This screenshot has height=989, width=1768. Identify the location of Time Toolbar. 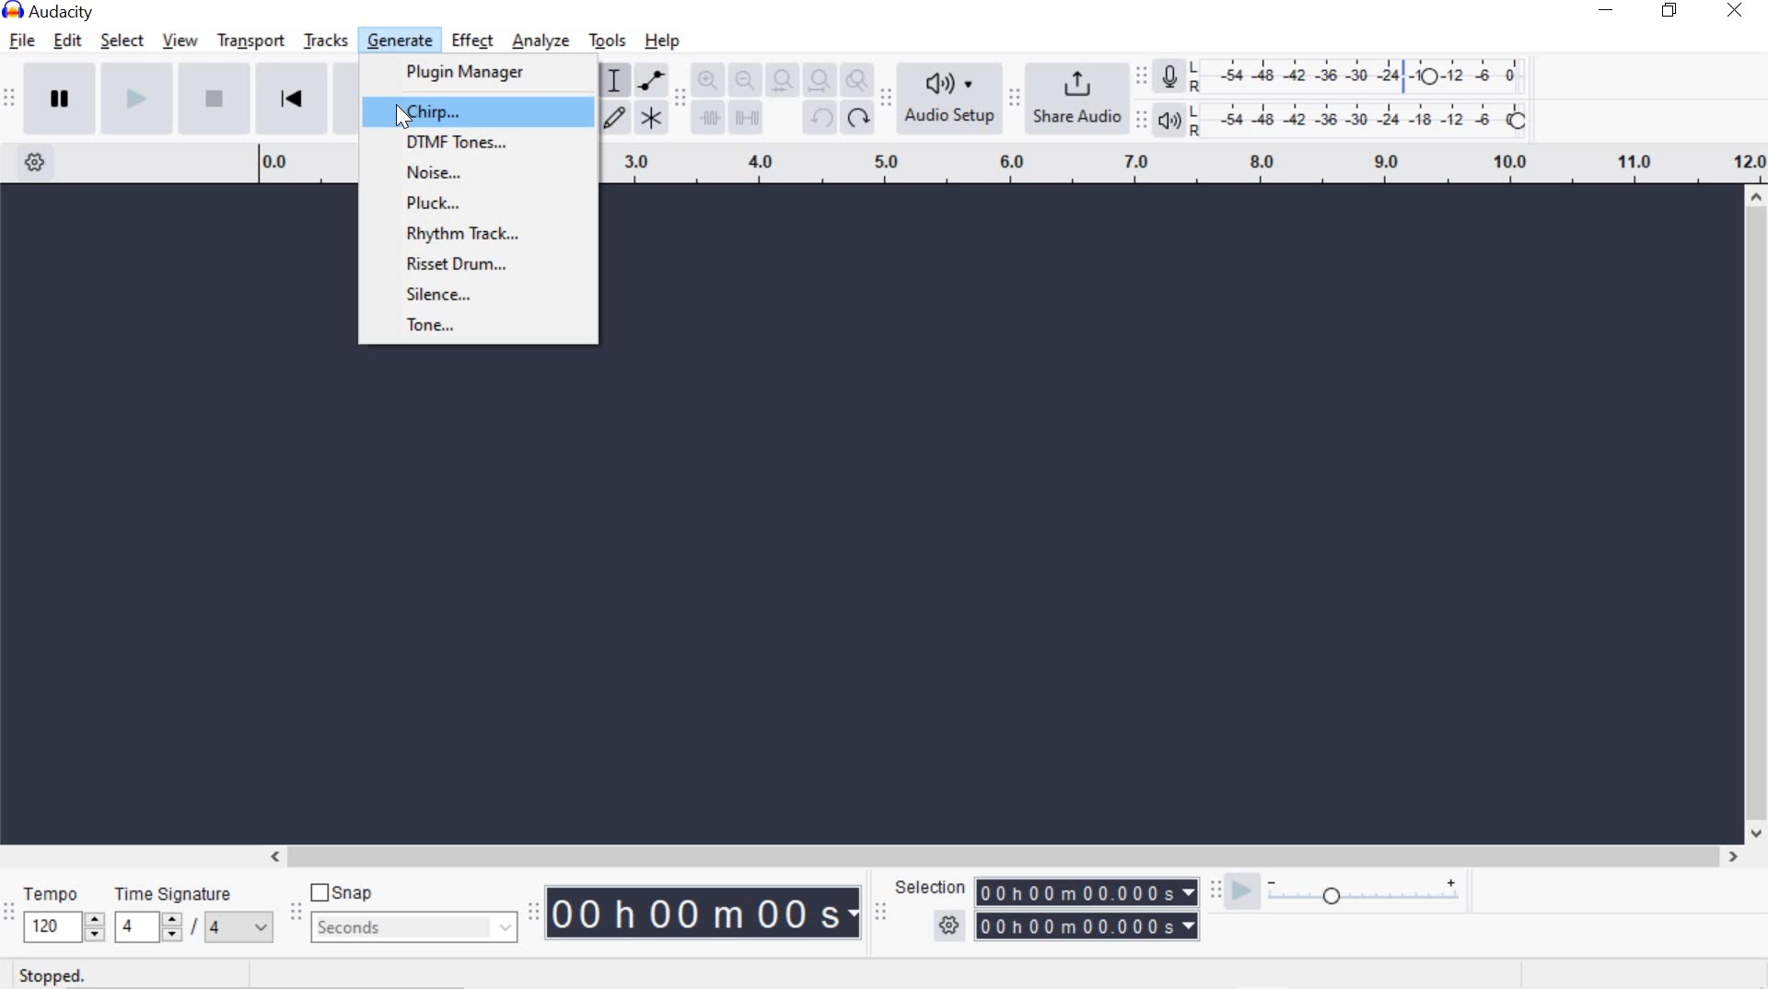
(535, 911).